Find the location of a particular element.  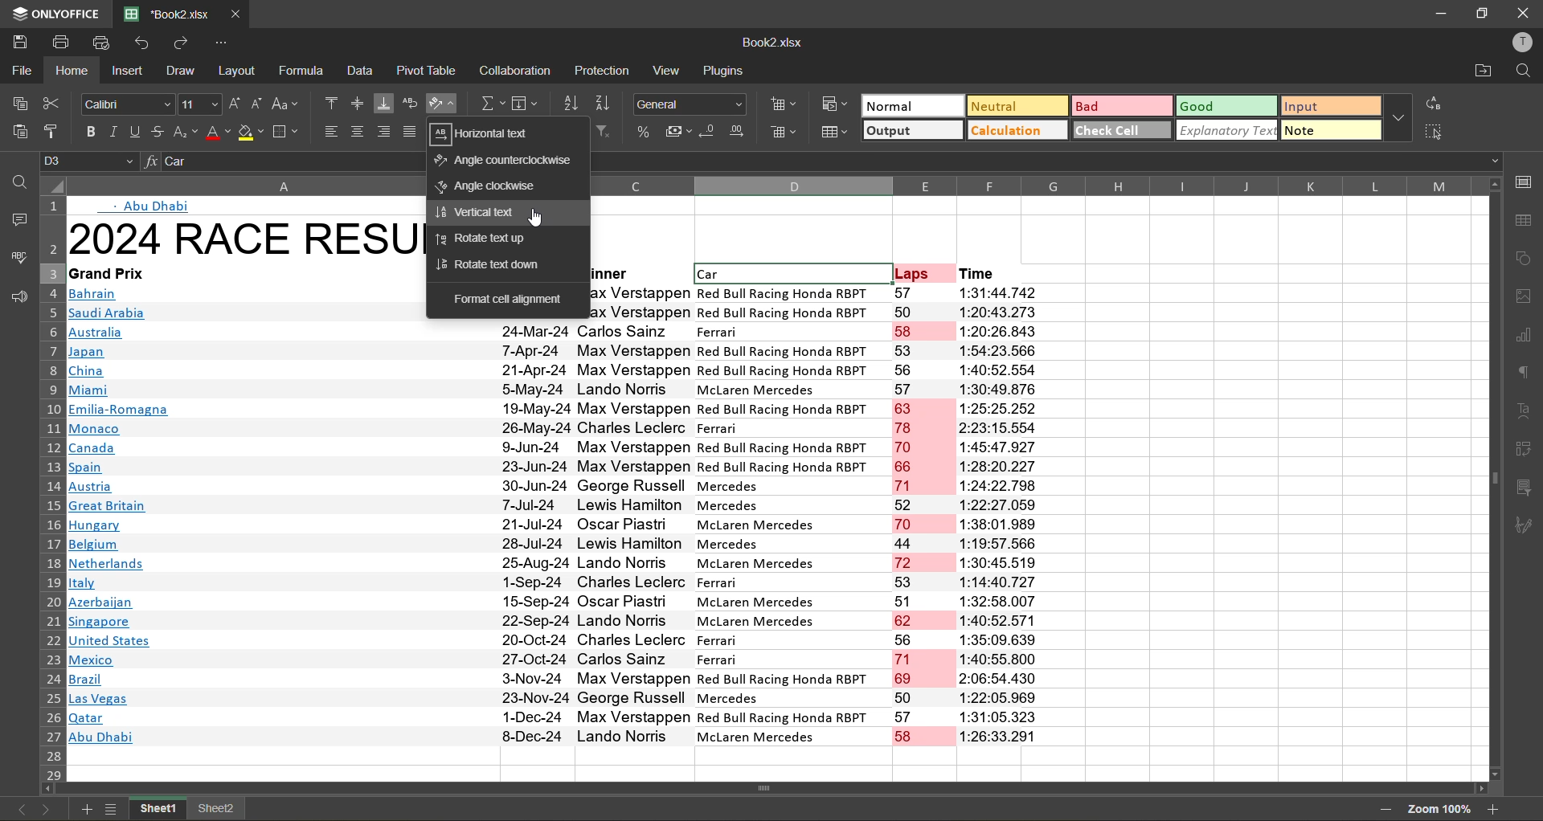

good is located at coordinates (1229, 105).